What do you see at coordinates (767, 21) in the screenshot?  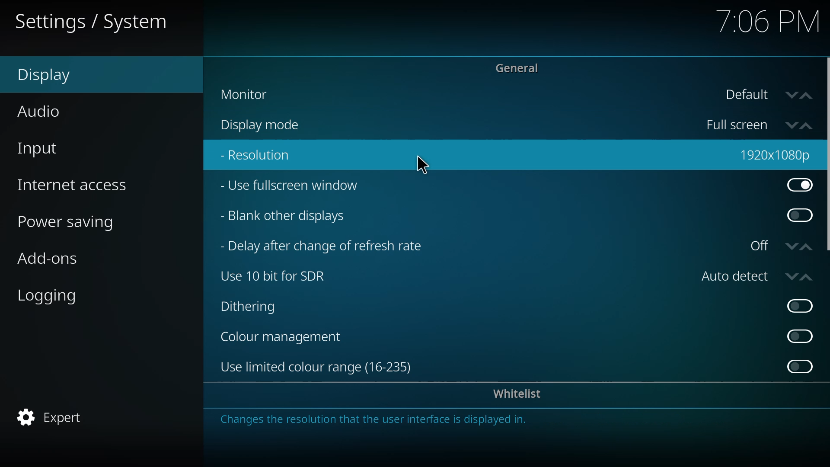 I see `time` at bounding box center [767, 21].